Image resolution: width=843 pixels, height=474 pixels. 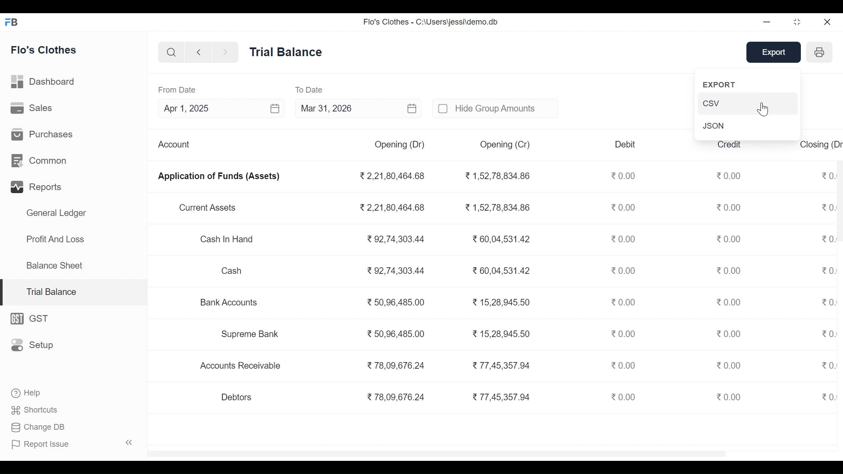 I want to click on 0.00, so click(x=729, y=365).